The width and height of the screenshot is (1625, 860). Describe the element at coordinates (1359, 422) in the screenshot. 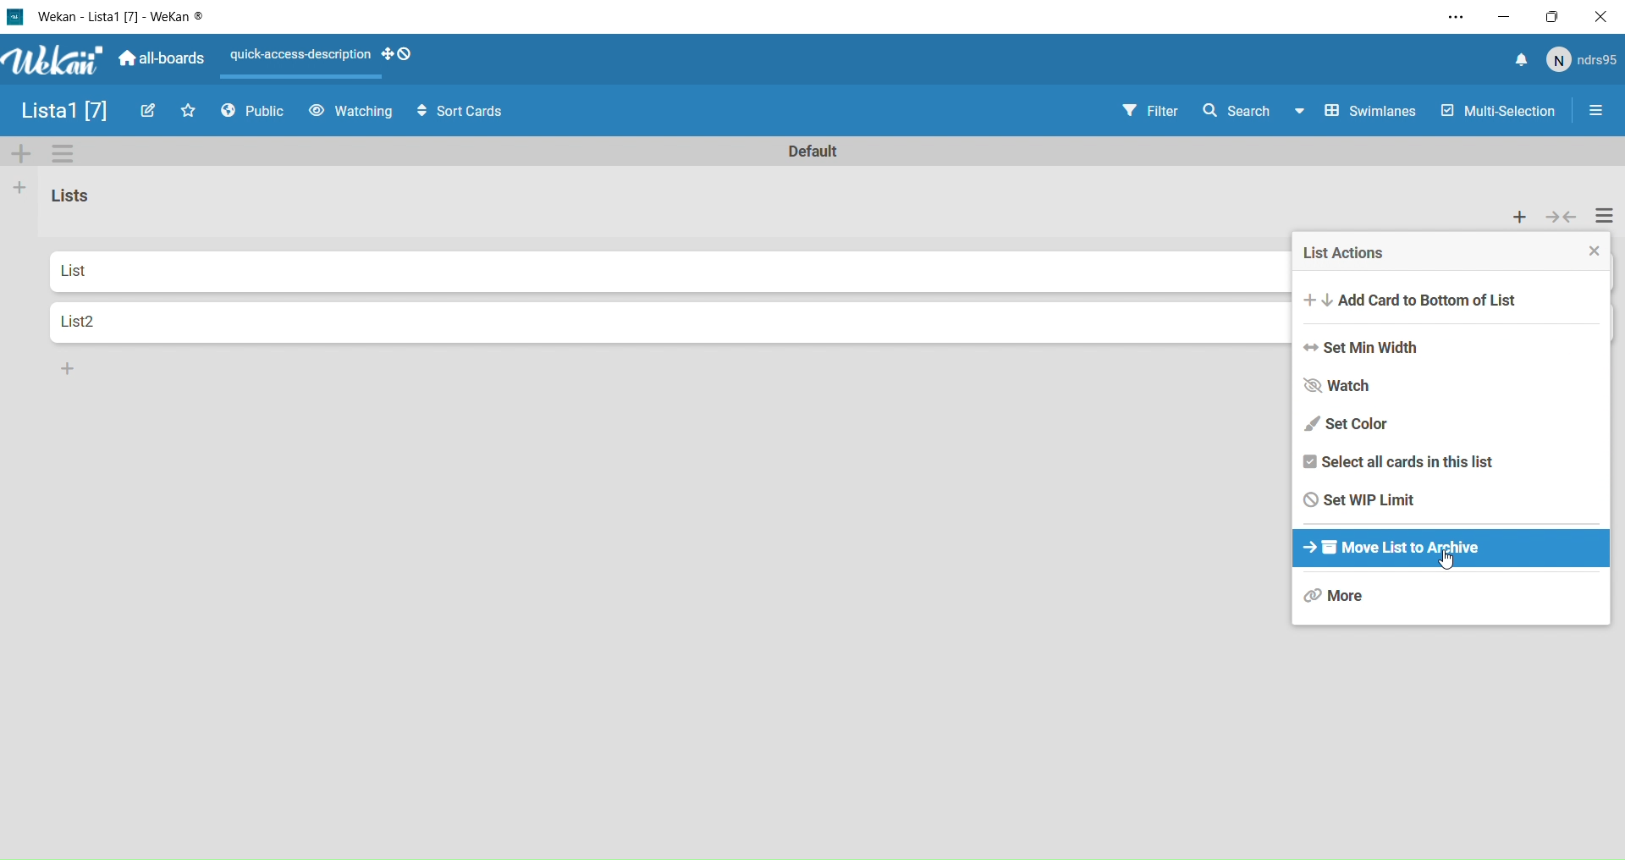

I see `Set Color` at that location.